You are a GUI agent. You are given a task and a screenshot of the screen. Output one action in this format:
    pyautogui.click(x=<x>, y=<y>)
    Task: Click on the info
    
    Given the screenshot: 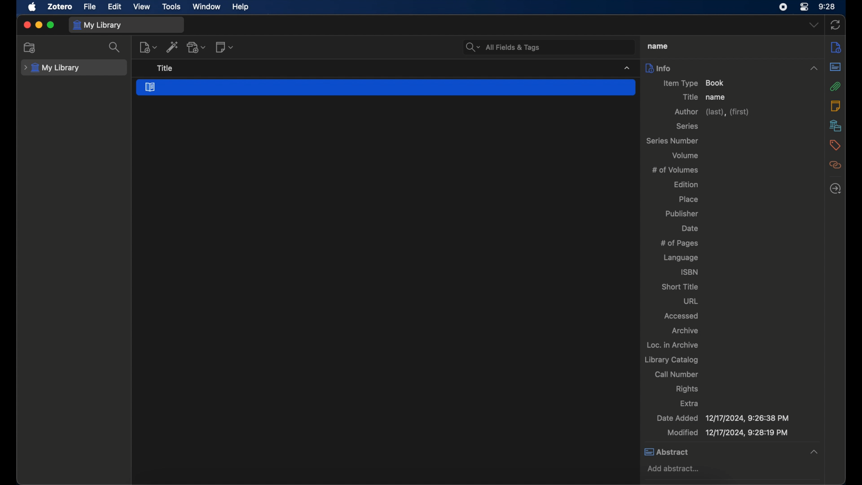 What is the action you would take?
    pyautogui.click(x=836, y=47)
    